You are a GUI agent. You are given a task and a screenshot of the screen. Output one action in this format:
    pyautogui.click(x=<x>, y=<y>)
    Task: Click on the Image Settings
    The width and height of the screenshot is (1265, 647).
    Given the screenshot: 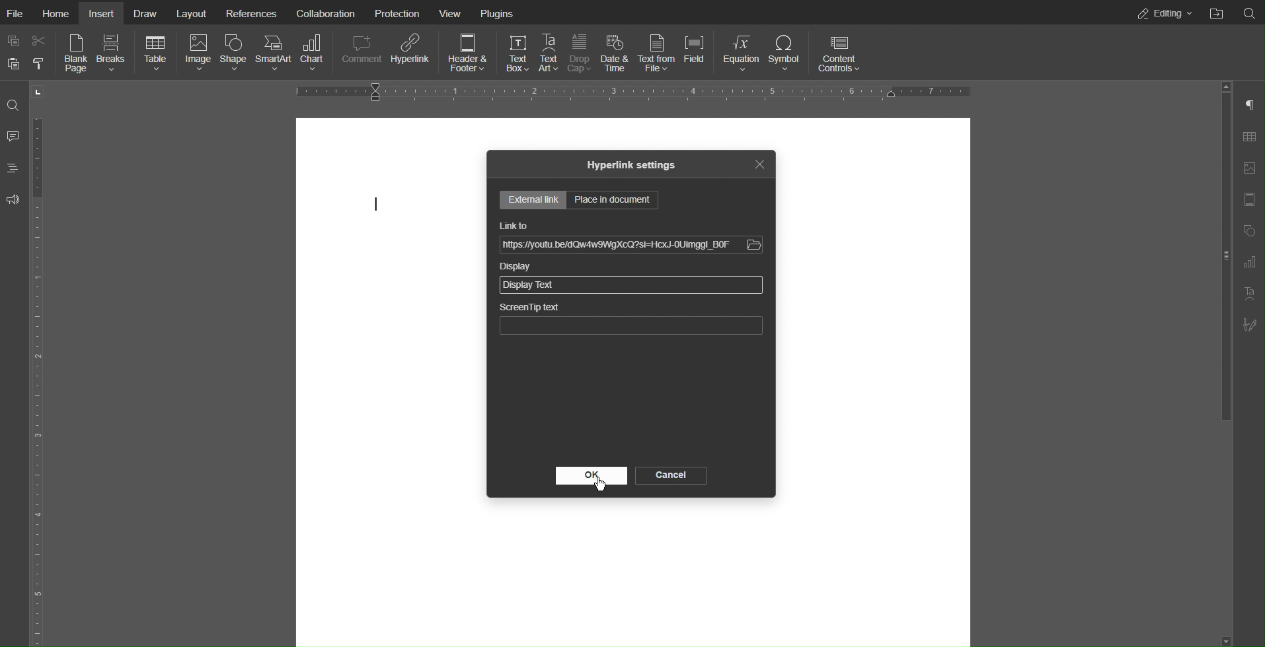 What is the action you would take?
    pyautogui.click(x=1248, y=168)
    